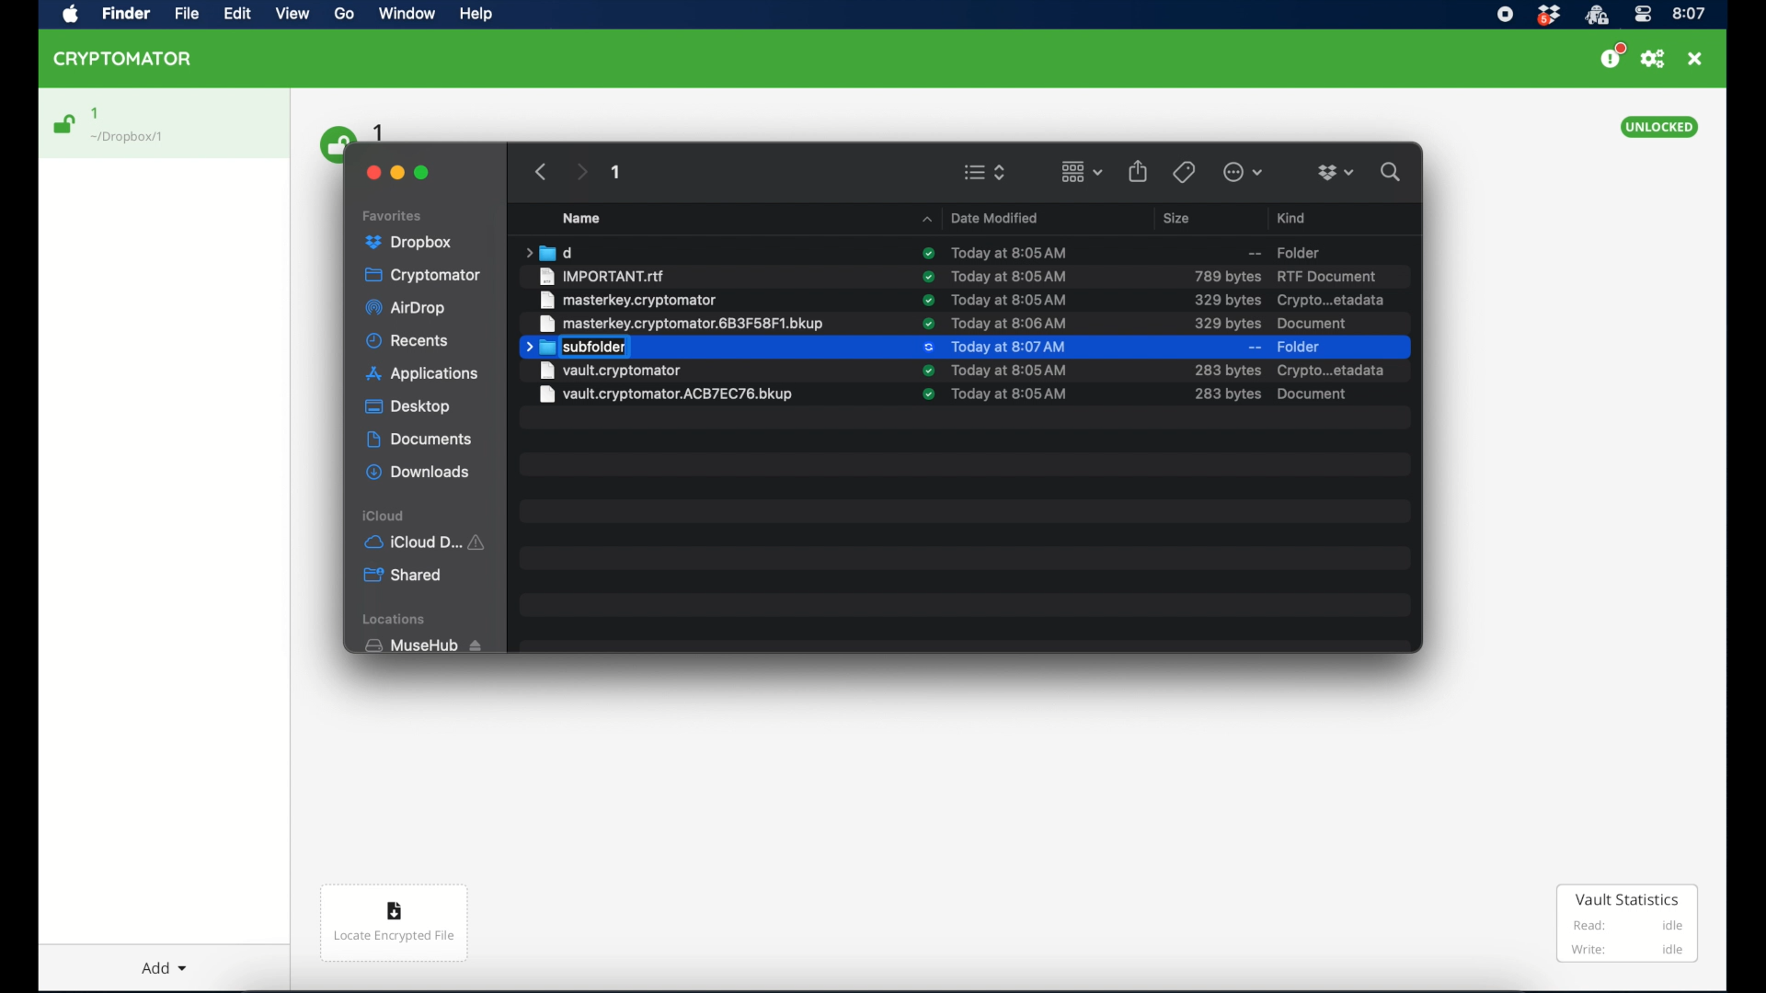 The width and height of the screenshot is (1766, 993). What do you see at coordinates (1010, 370) in the screenshot?
I see `date` at bounding box center [1010, 370].